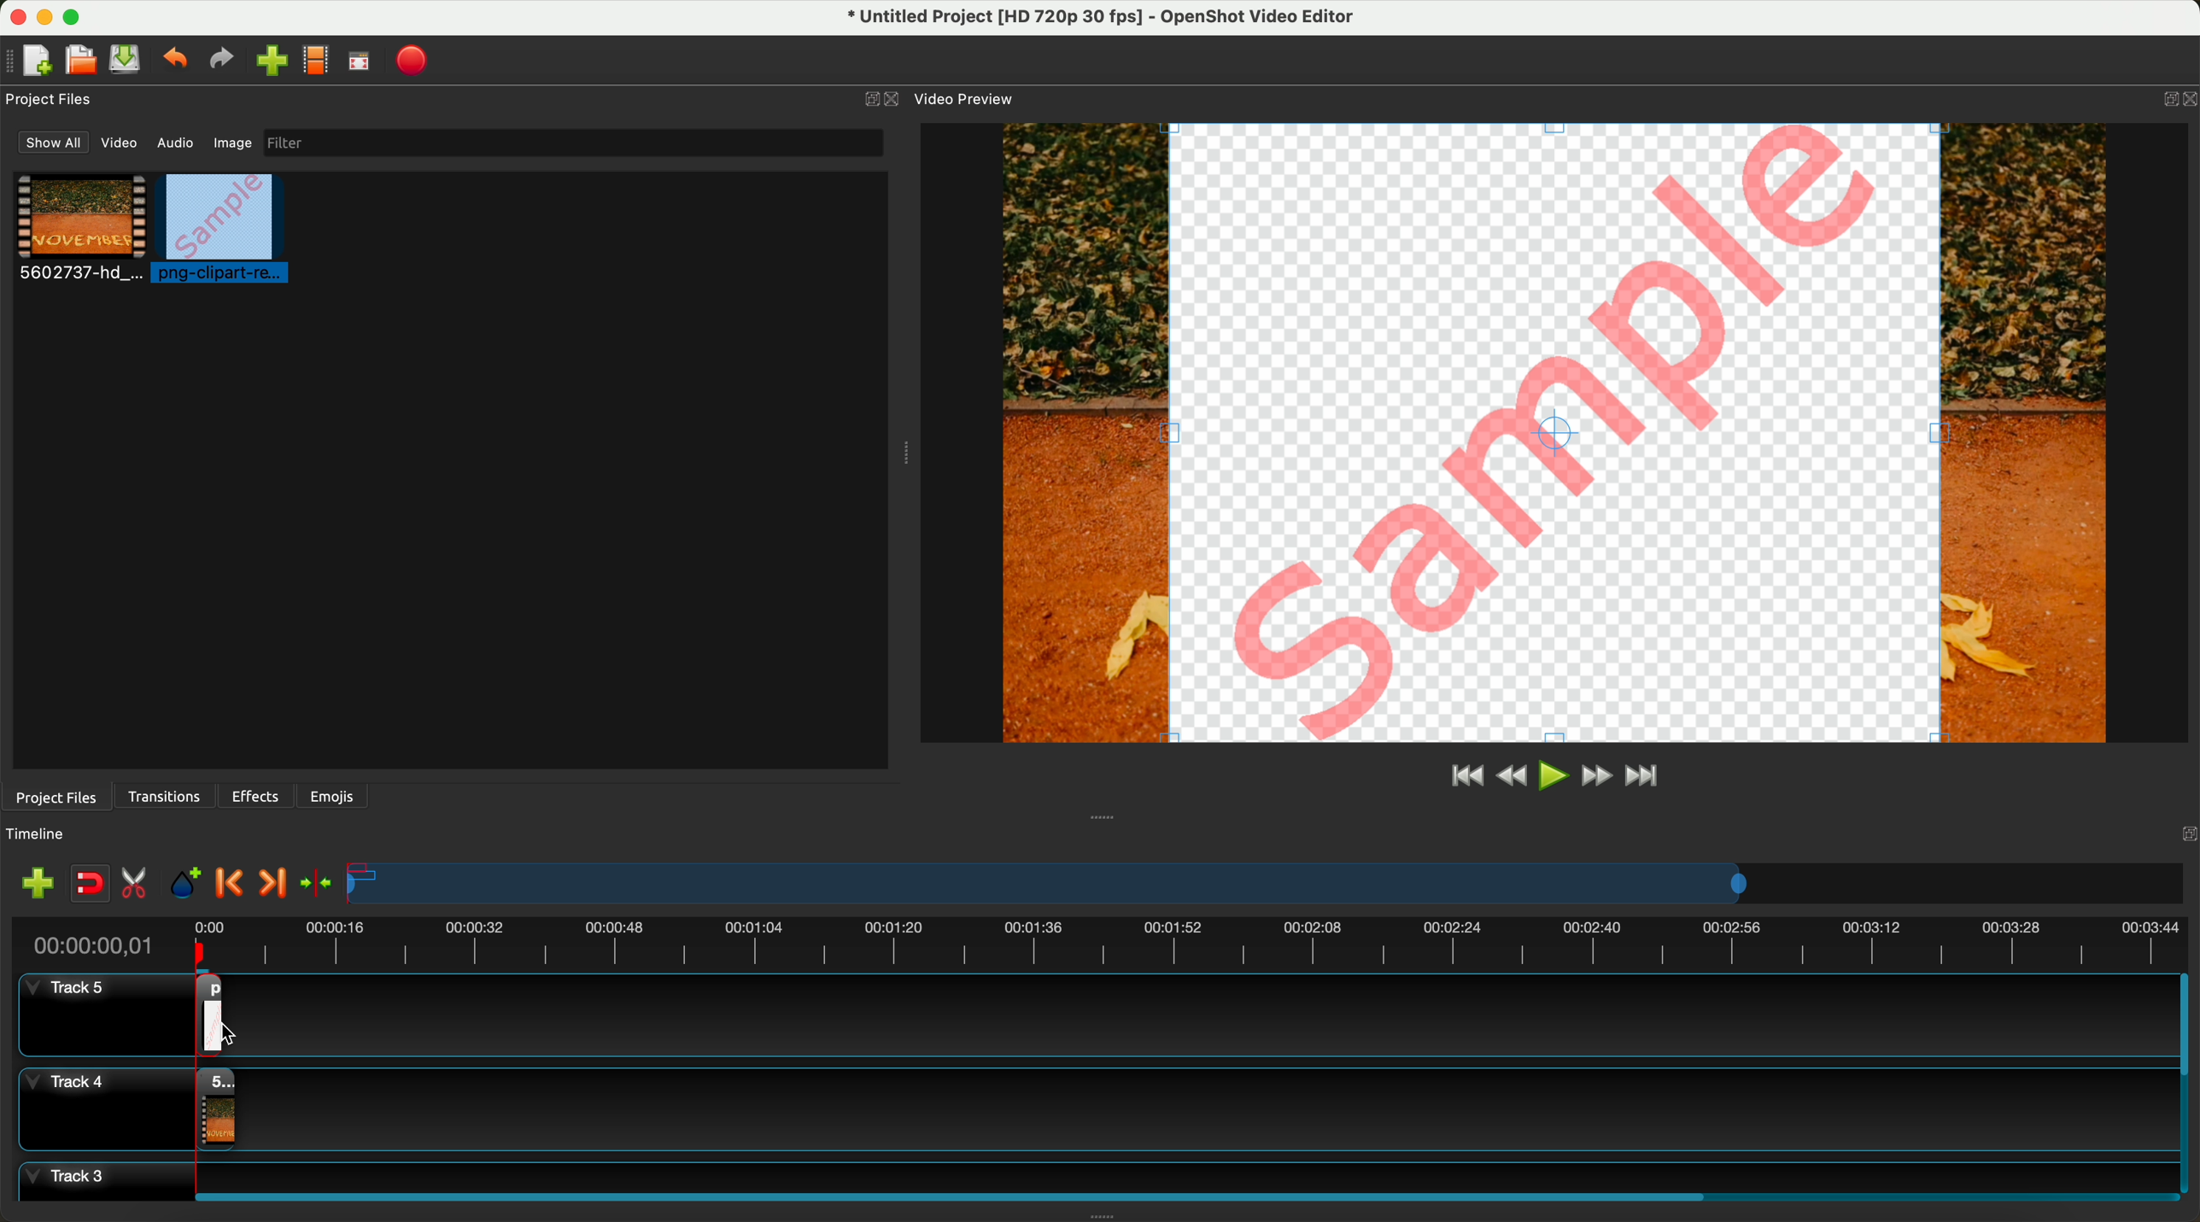 This screenshot has height=1222, width=2200. I want to click on close program, so click(14, 15).